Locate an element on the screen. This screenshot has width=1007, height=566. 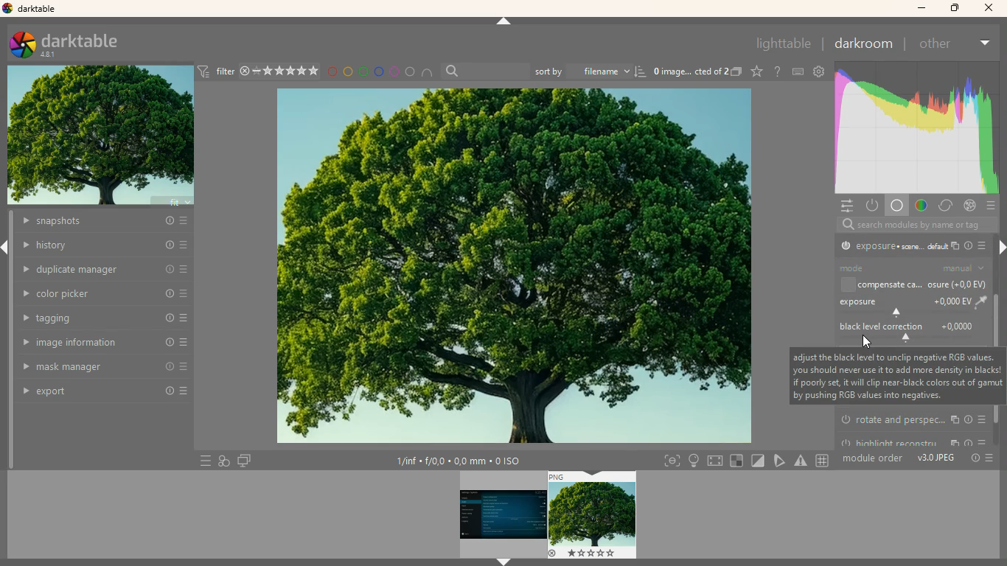
lighttable is located at coordinates (784, 43).